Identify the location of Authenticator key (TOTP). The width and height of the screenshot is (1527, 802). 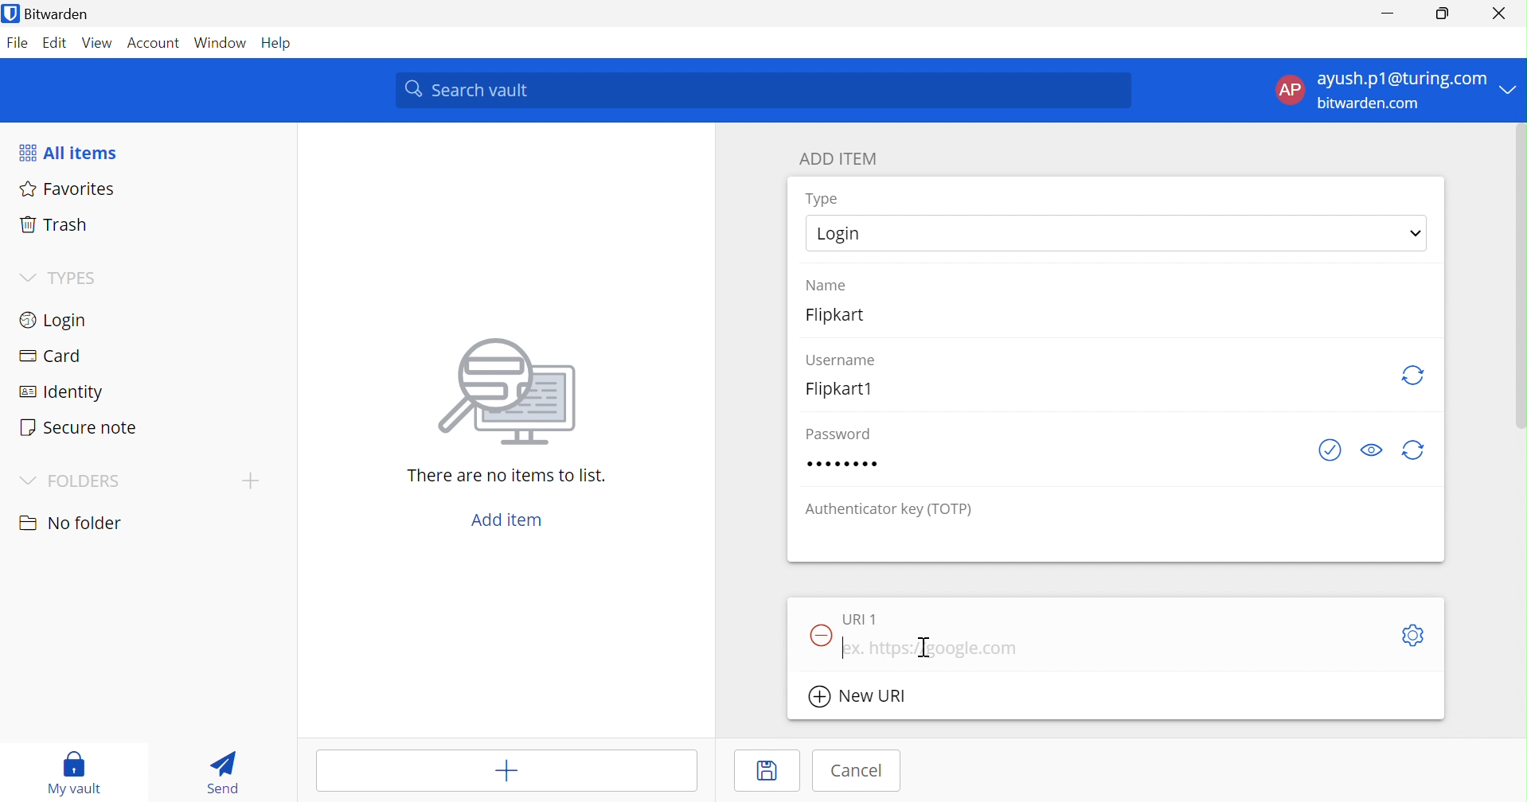
(890, 511).